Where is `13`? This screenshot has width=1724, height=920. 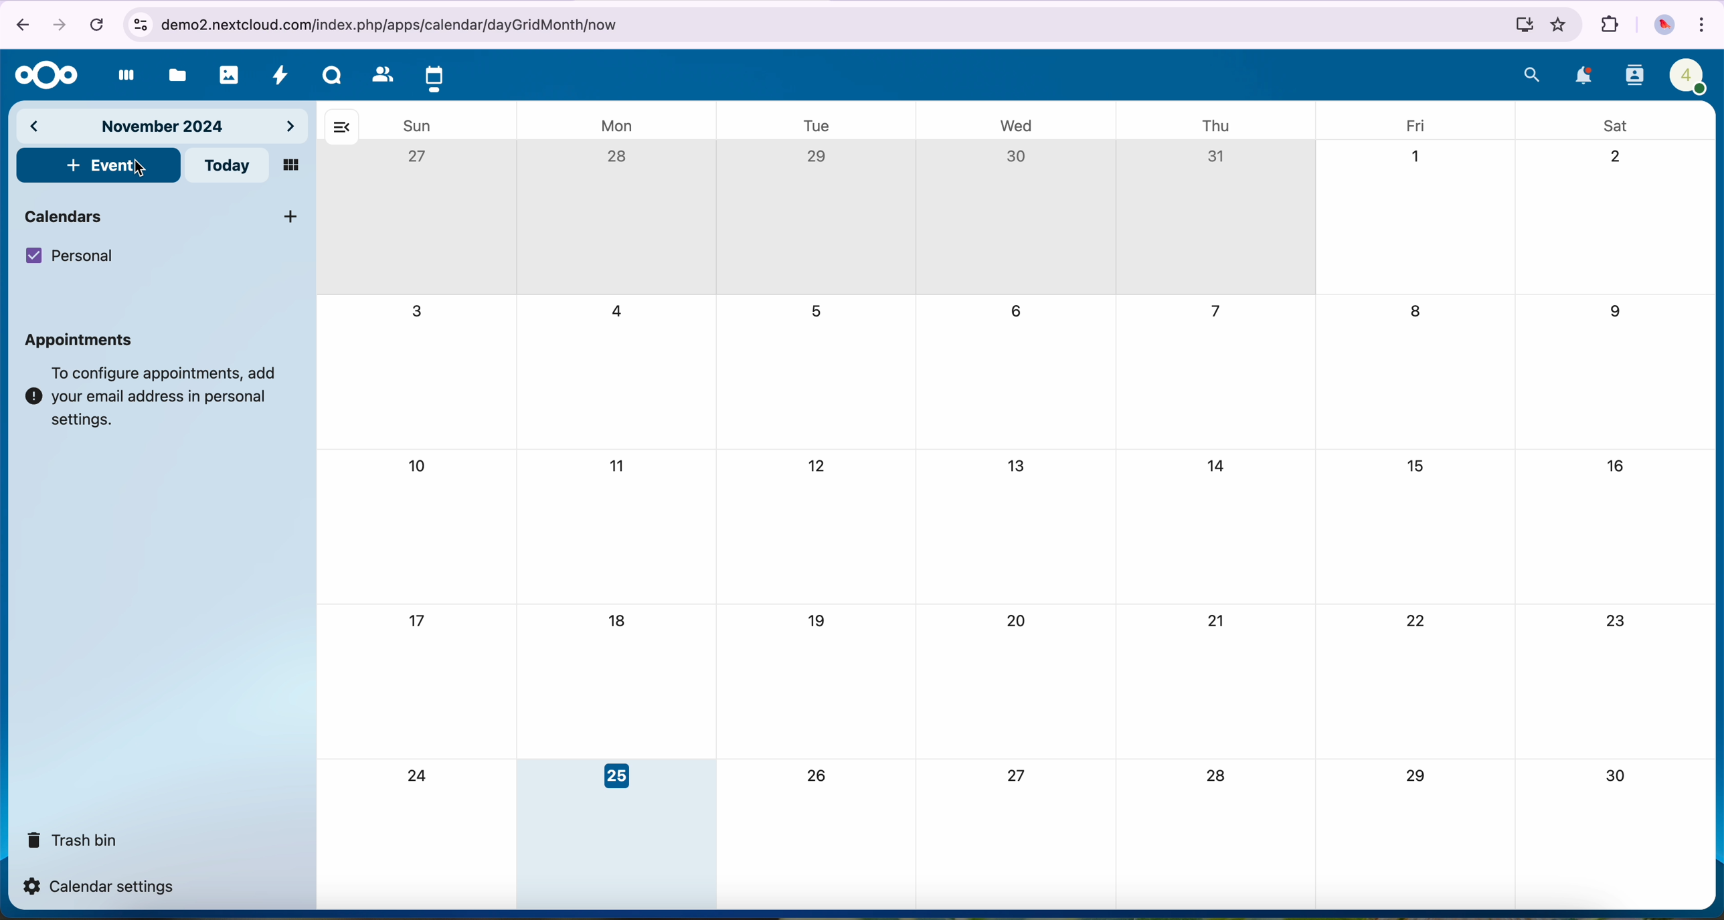 13 is located at coordinates (1015, 464).